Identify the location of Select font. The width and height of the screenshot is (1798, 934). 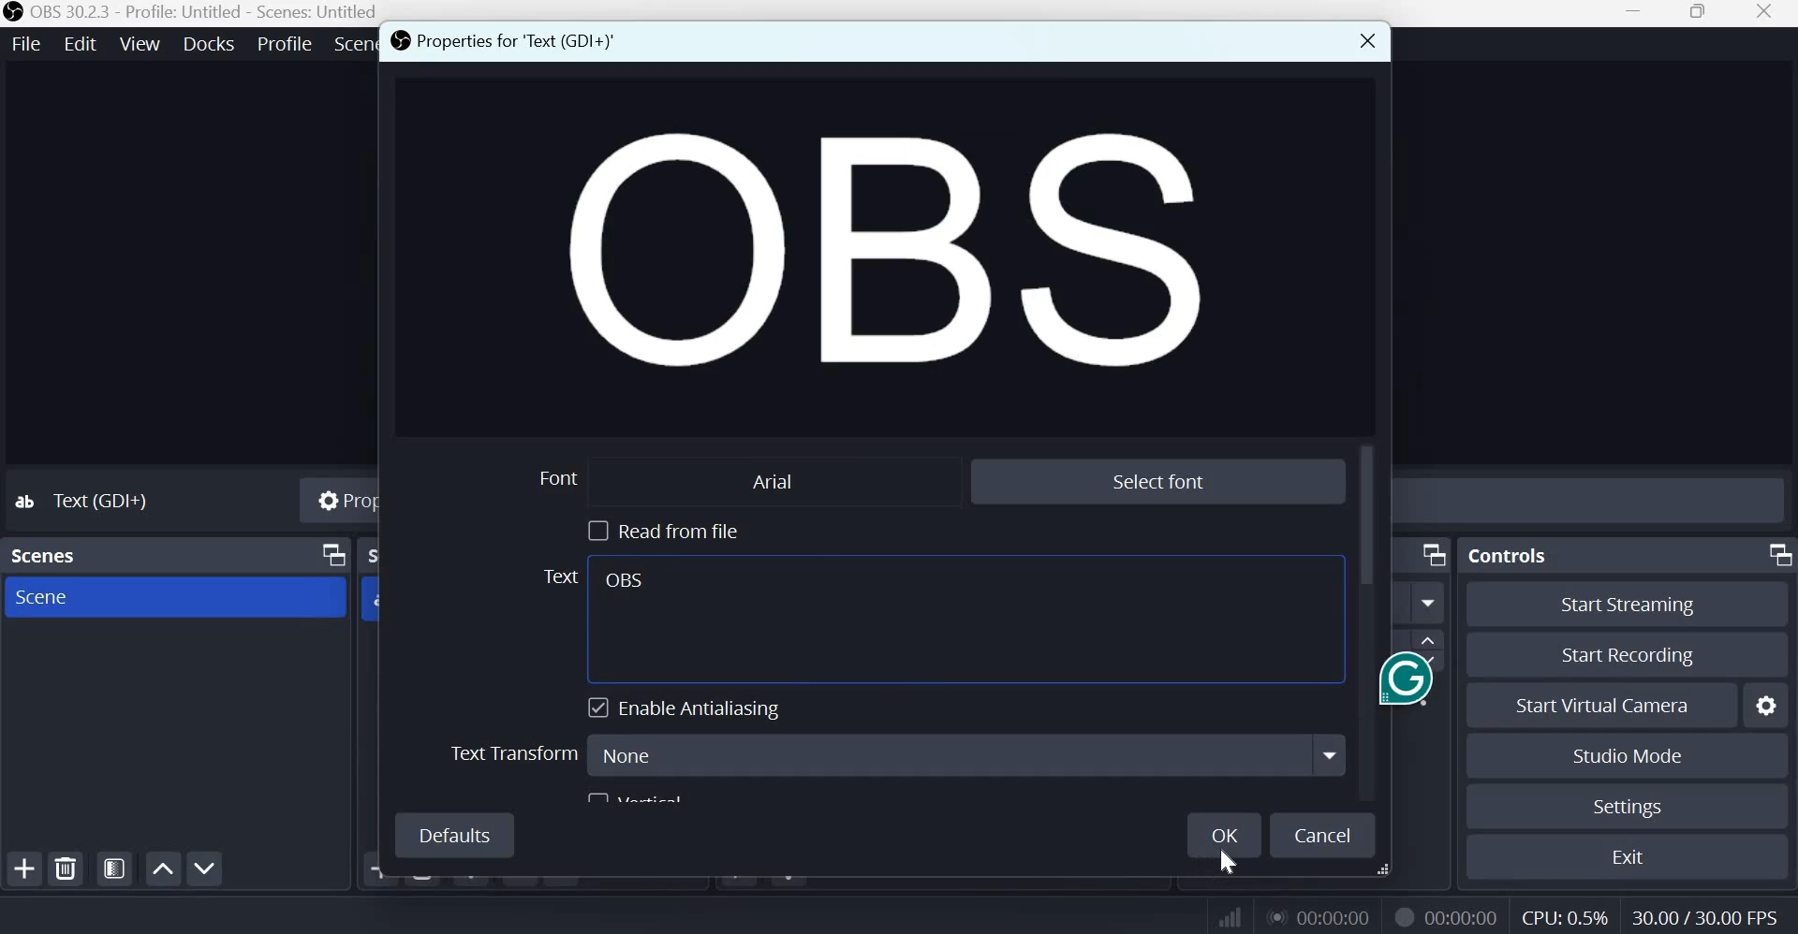
(1160, 480).